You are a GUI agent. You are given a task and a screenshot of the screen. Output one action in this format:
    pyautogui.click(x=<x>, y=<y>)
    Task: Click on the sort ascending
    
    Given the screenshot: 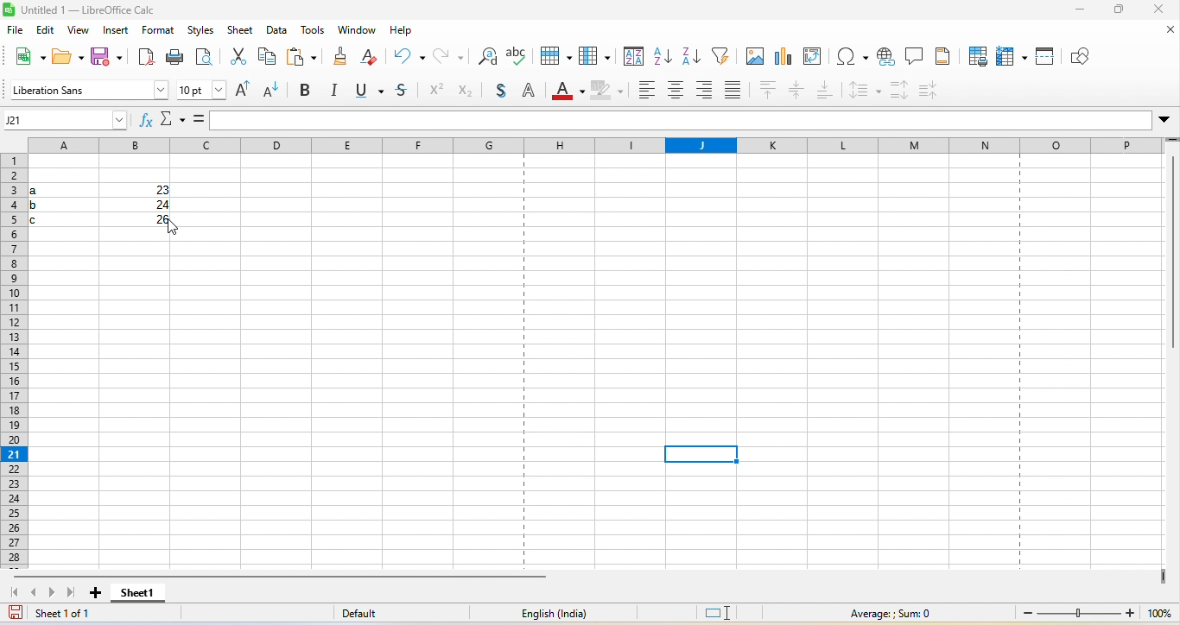 What is the action you would take?
    pyautogui.click(x=662, y=57)
    